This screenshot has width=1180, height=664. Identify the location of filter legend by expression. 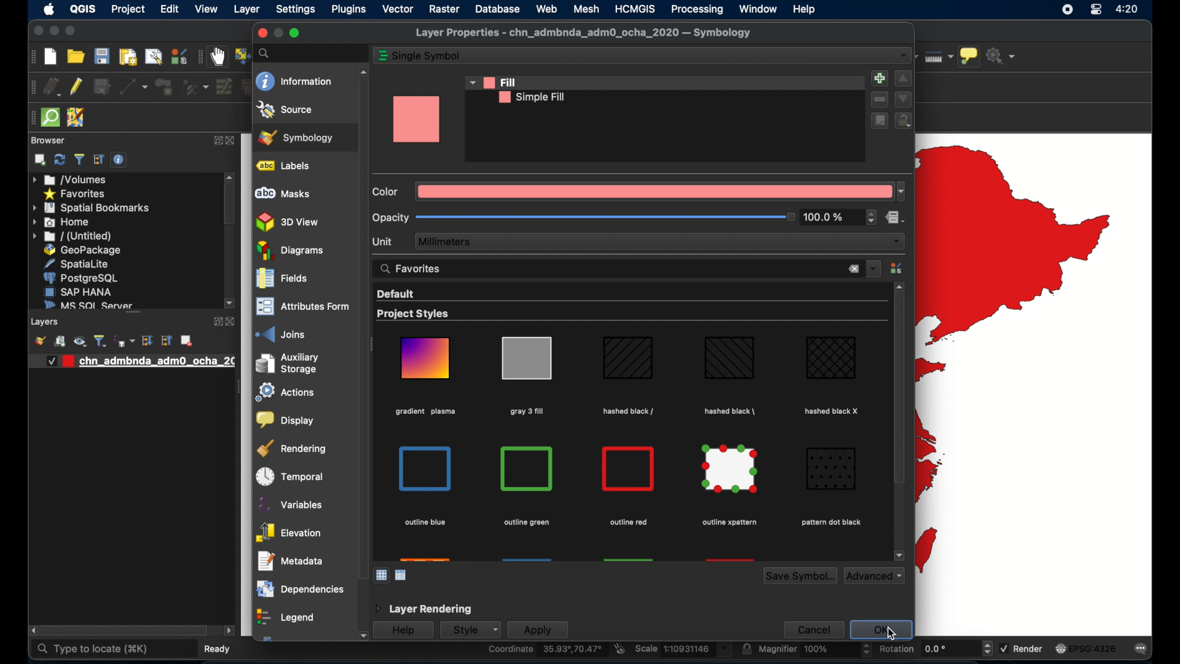
(125, 341).